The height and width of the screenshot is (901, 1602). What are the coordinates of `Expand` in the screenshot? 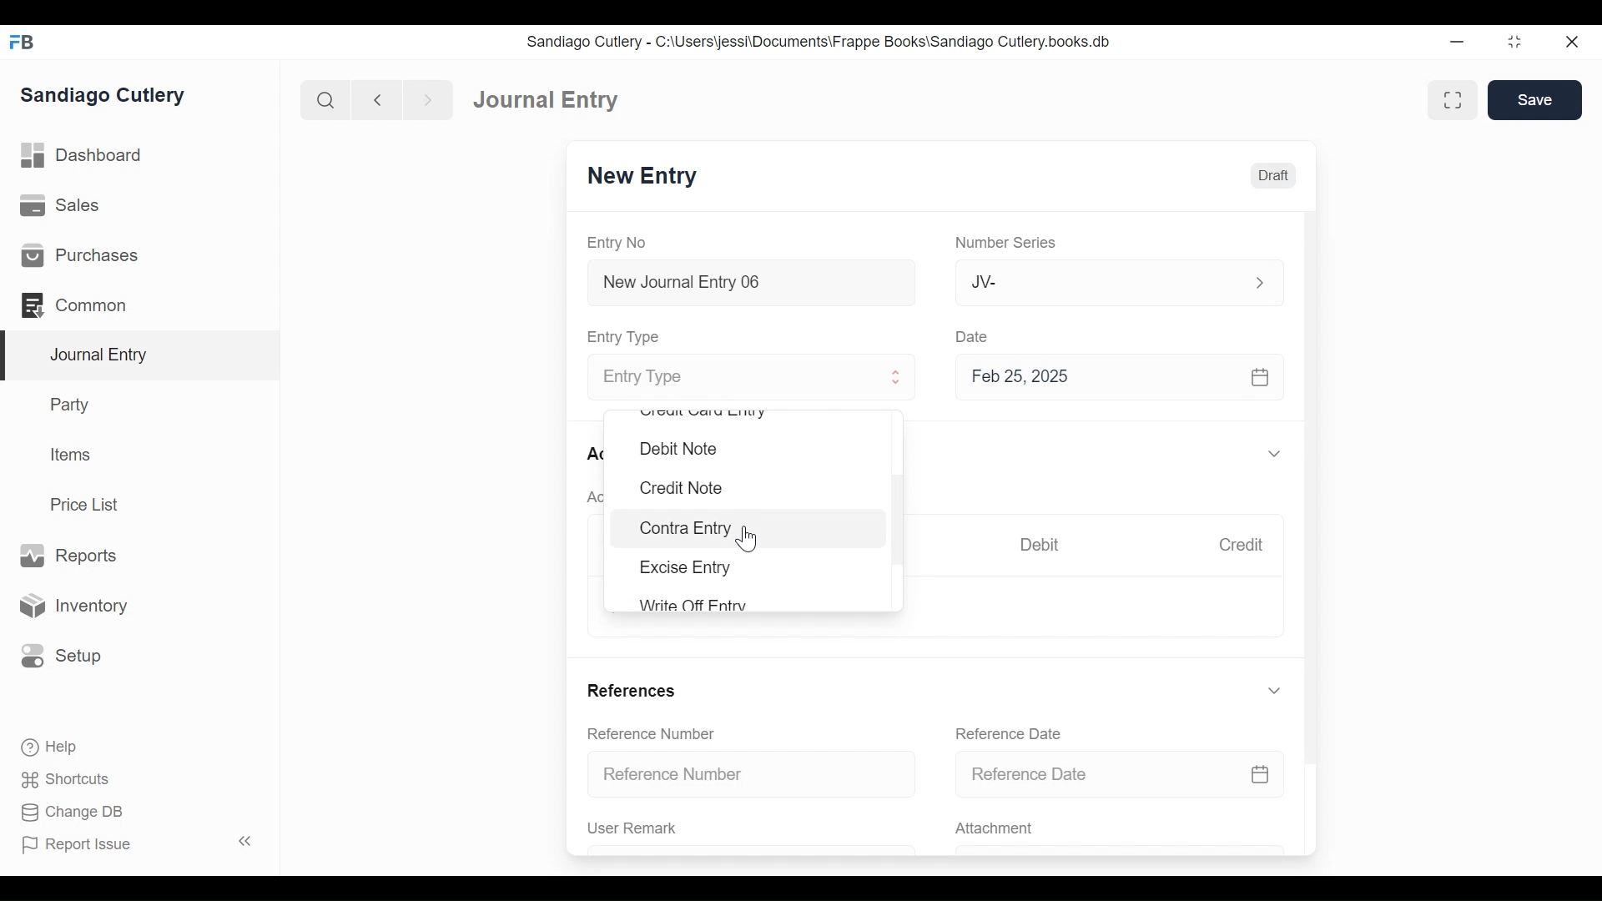 It's located at (1277, 455).